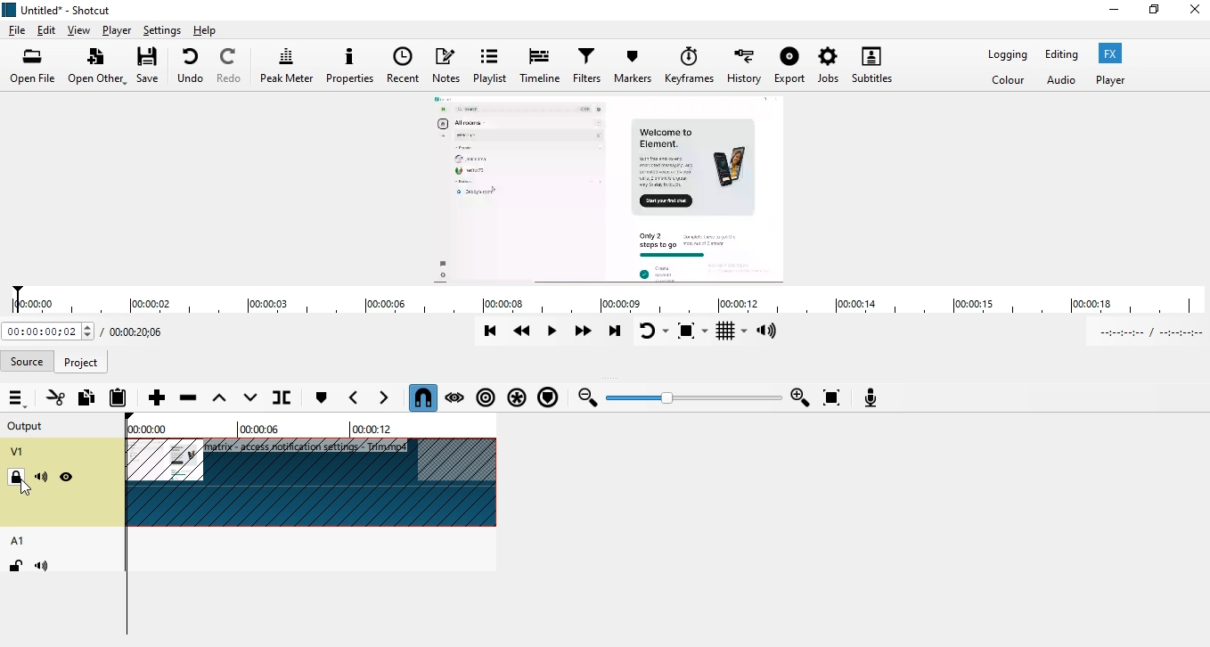 This screenshot has height=647, width=1210. I want to click on locked icon, so click(16, 479).